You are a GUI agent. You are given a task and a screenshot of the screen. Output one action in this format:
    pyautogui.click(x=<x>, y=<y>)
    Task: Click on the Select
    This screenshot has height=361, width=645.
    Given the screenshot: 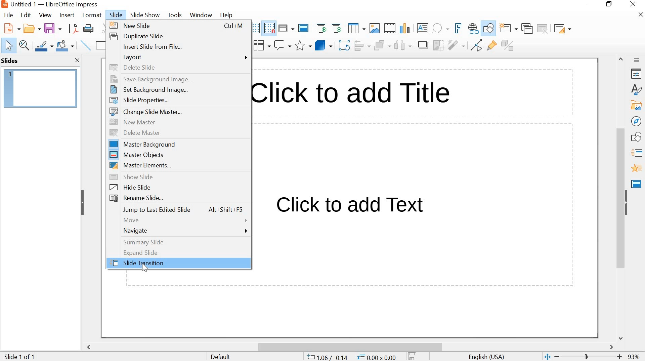 What is the action you would take?
    pyautogui.click(x=7, y=46)
    